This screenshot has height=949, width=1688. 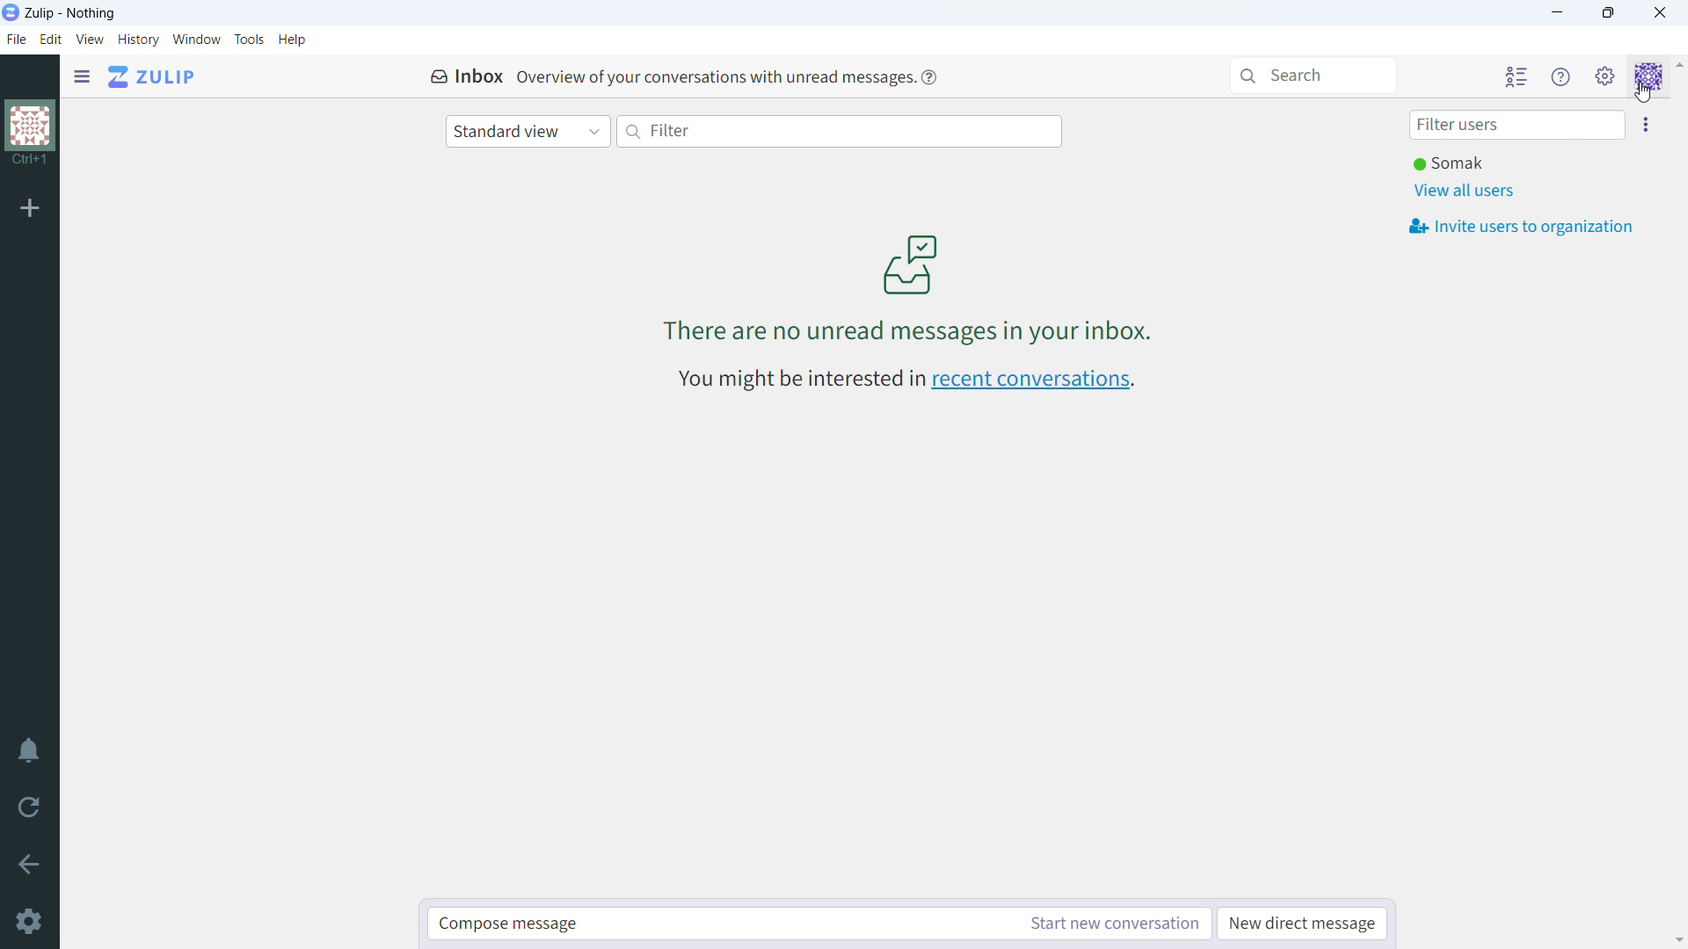 What do you see at coordinates (1521, 226) in the screenshot?
I see `invite users to organization` at bounding box center [1521, 226].